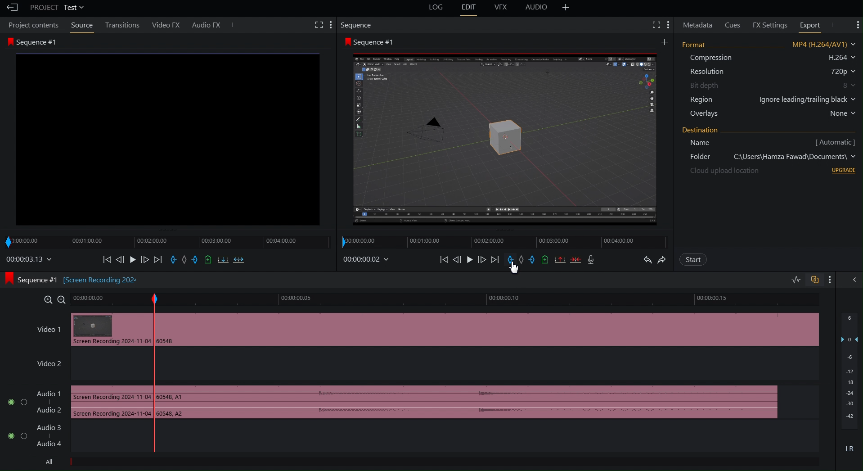 Image resolution: width=863 pixels, height=471 pixels. I want to click on Tools, so click(320, 24).